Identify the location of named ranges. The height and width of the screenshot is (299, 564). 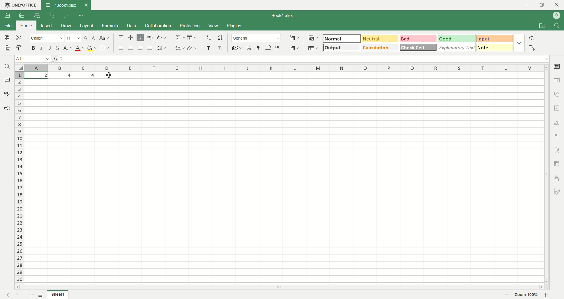
(179, 48).